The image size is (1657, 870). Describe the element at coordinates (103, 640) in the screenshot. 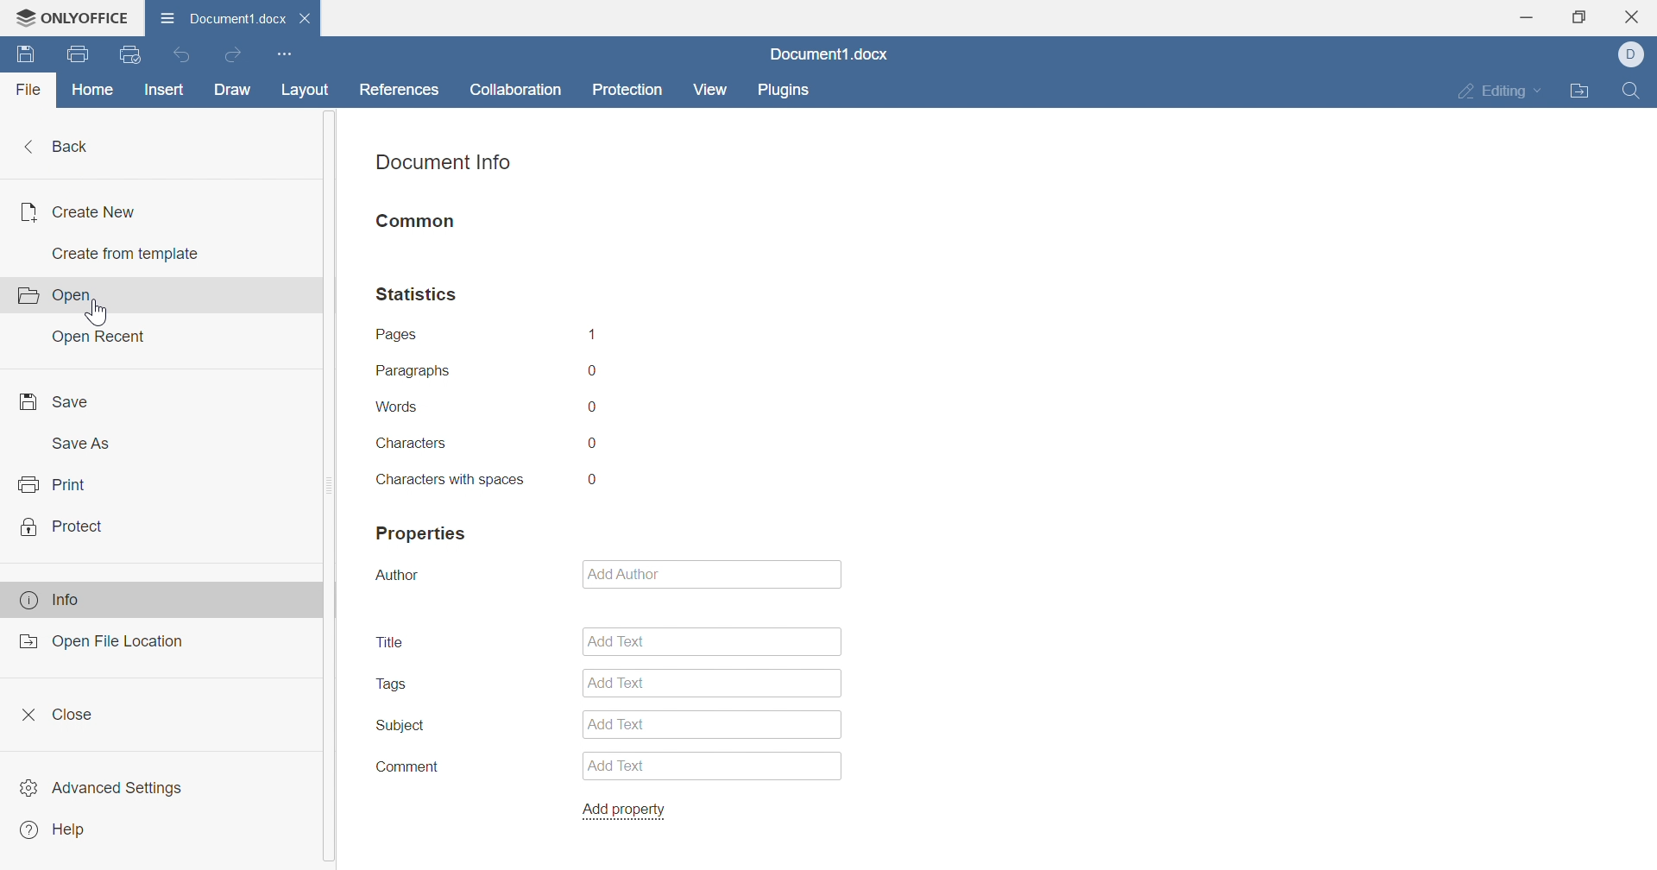

I see `open file location` at that location.